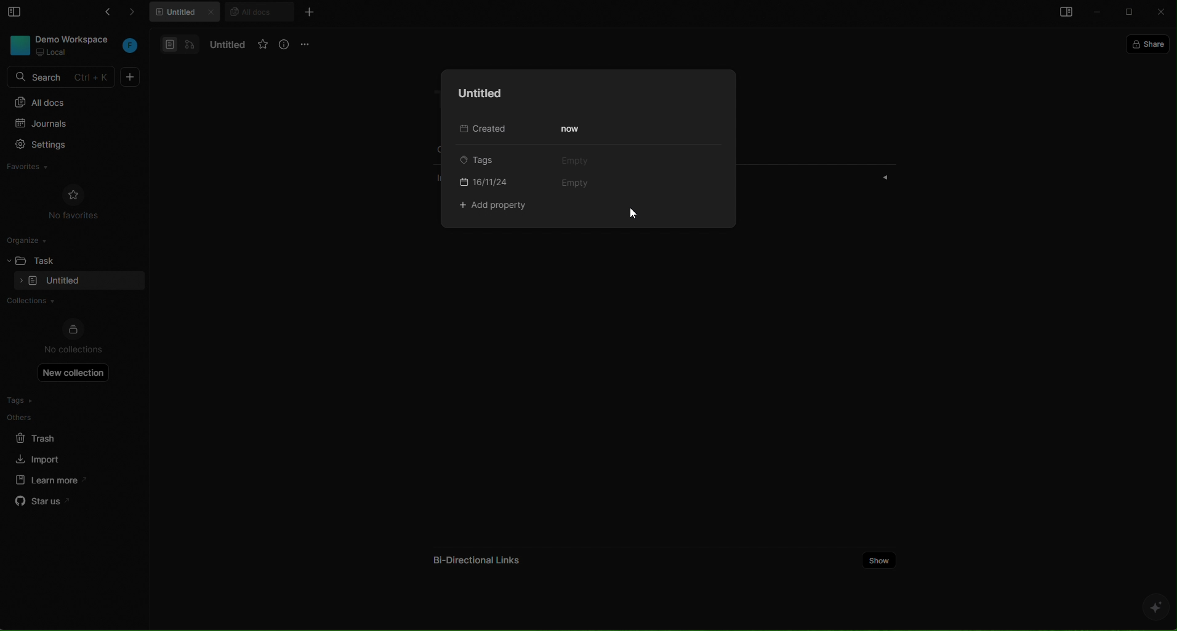  Describe the element at coordinates (1098, 13) in the screenshot. I see `minimize` at that location.